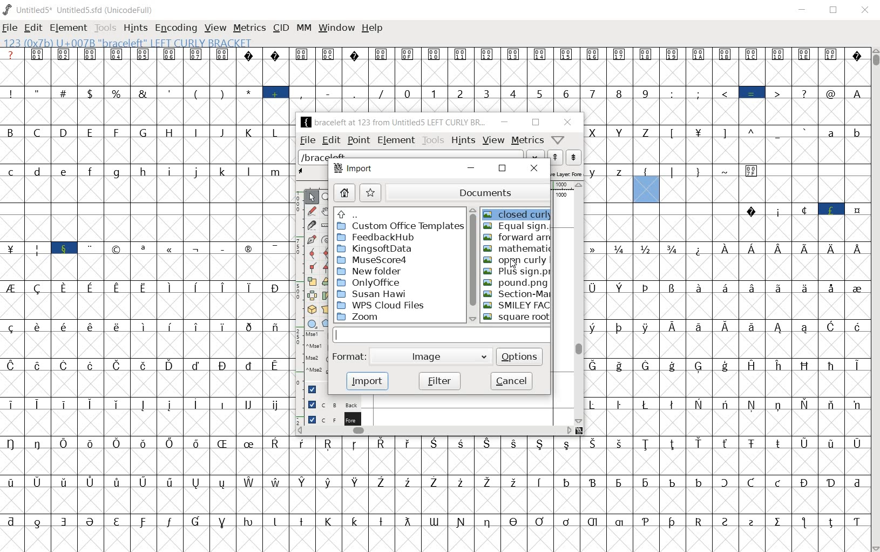 The width and height of the screenshot is (880, 552). I want to click on scale the selection, so click(312, 282).